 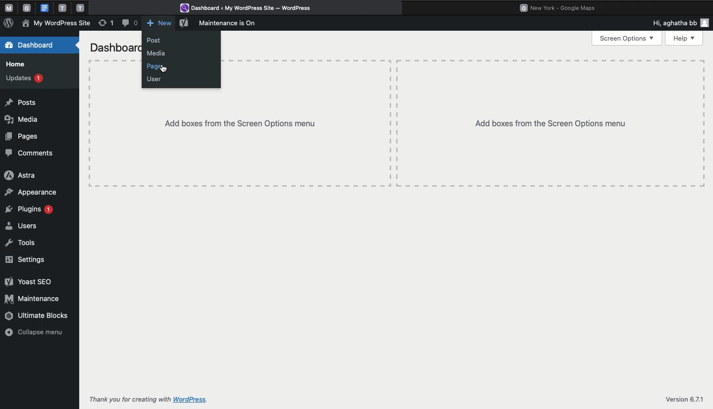 I want to click on Astra, so click(x=20, y=176).